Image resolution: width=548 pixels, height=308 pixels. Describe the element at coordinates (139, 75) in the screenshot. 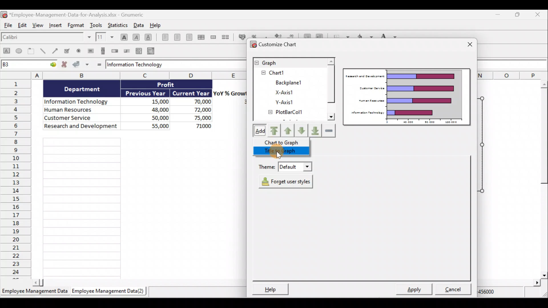

I see `Columns` at that location.